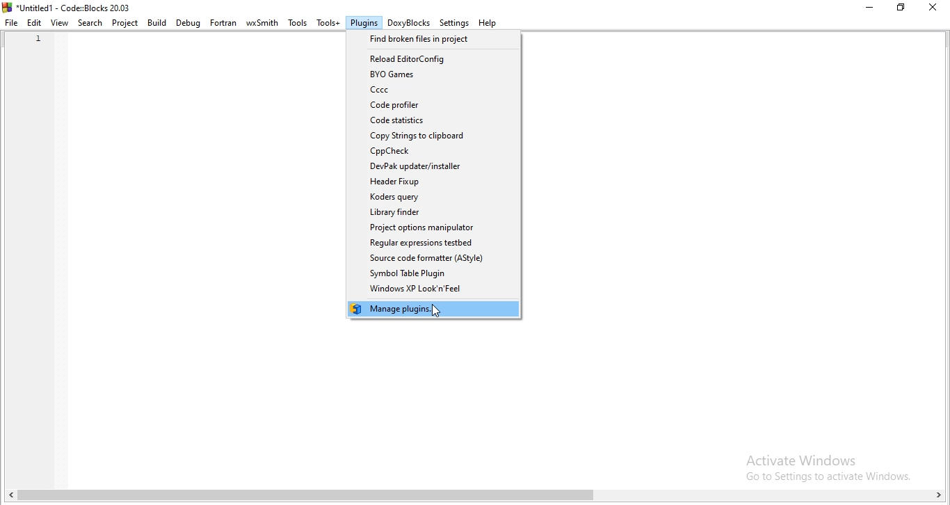 This screenshot has height=505, width=950. What do you see at coordinates (435, 40) in the screenshot?
I see `Find broken files in project Reload EditorConfig` at bounding box center [435, 40].